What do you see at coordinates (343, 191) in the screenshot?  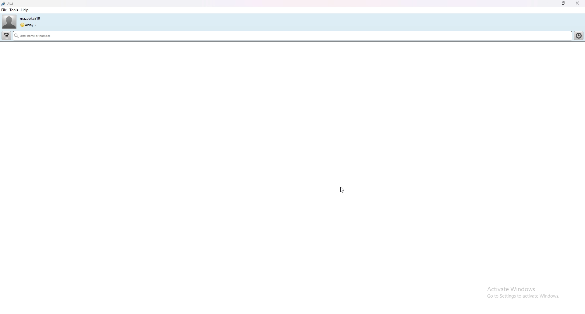 I see `cursor` at bounding box center [343, 191].